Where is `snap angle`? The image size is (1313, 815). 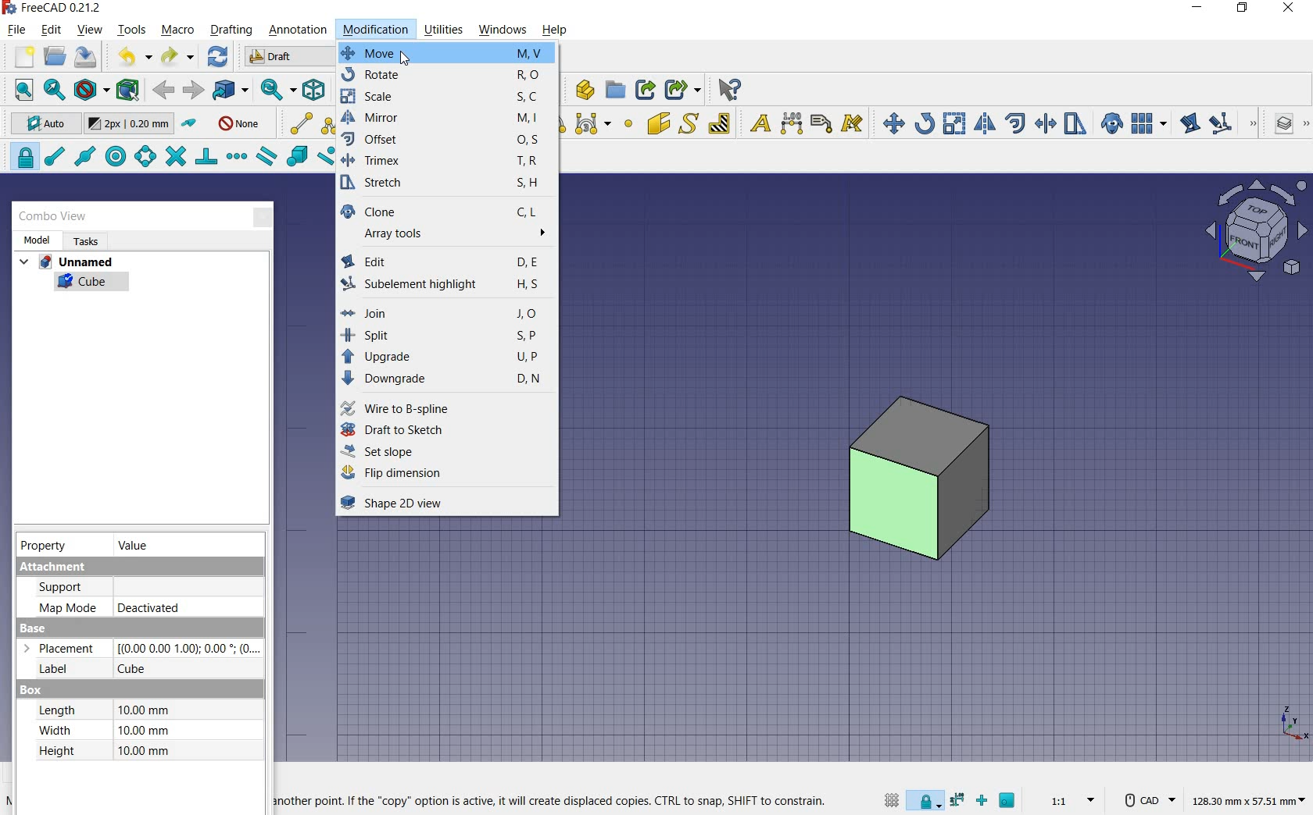
snap angle is located at coordinates (145, 157).